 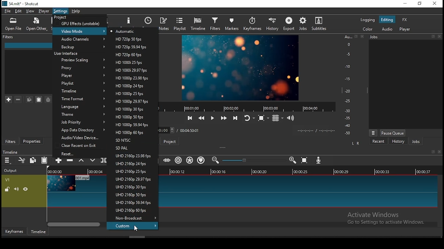 I want to click on total time, so click(x=189, y=131).